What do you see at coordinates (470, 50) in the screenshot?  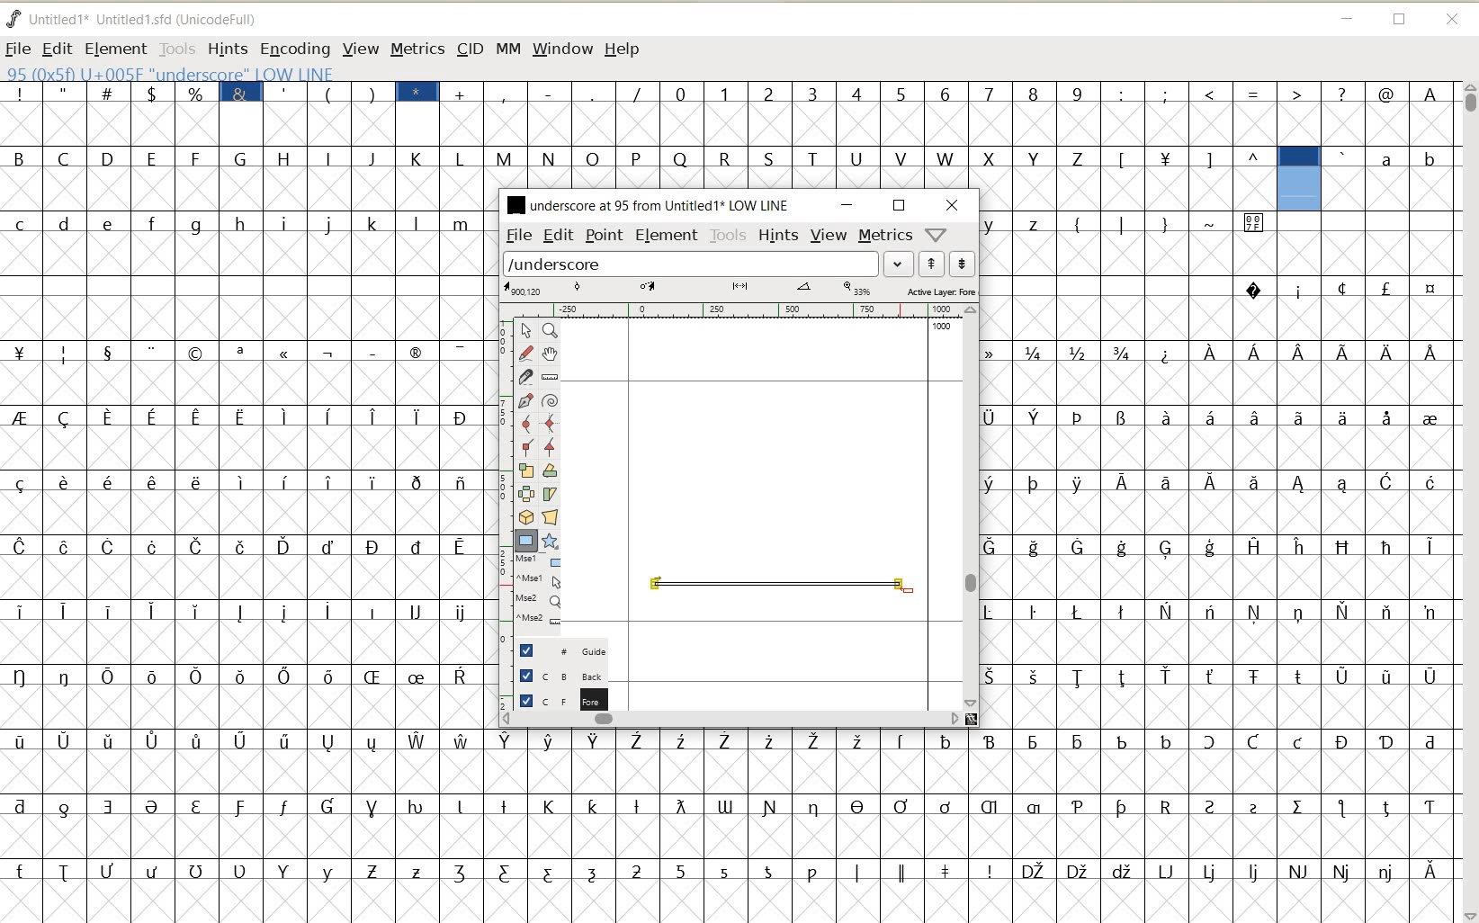 I see `CID` at bounding box center [470, 50].